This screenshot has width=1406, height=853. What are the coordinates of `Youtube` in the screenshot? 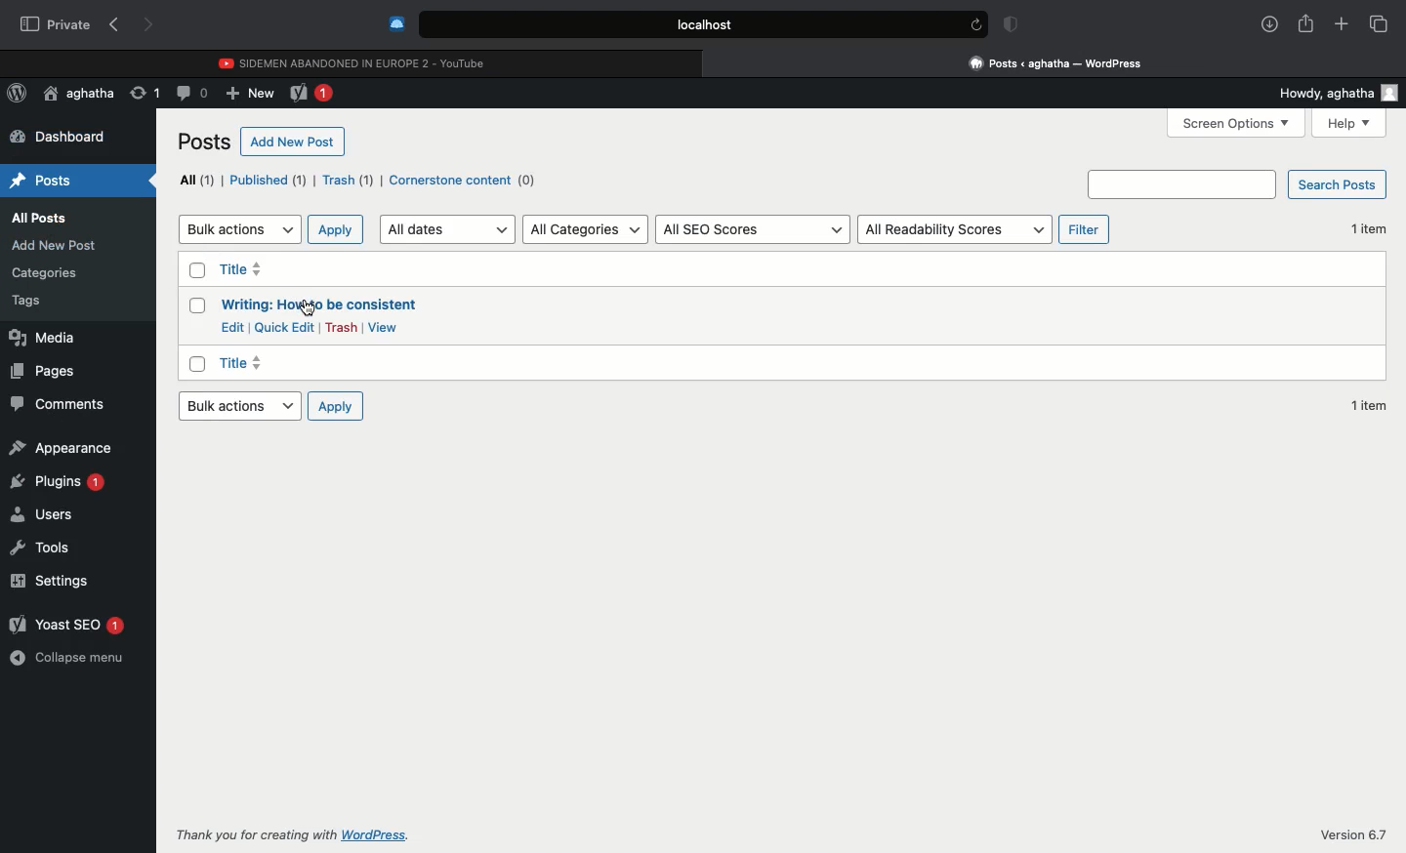 It's located at (354, 61).